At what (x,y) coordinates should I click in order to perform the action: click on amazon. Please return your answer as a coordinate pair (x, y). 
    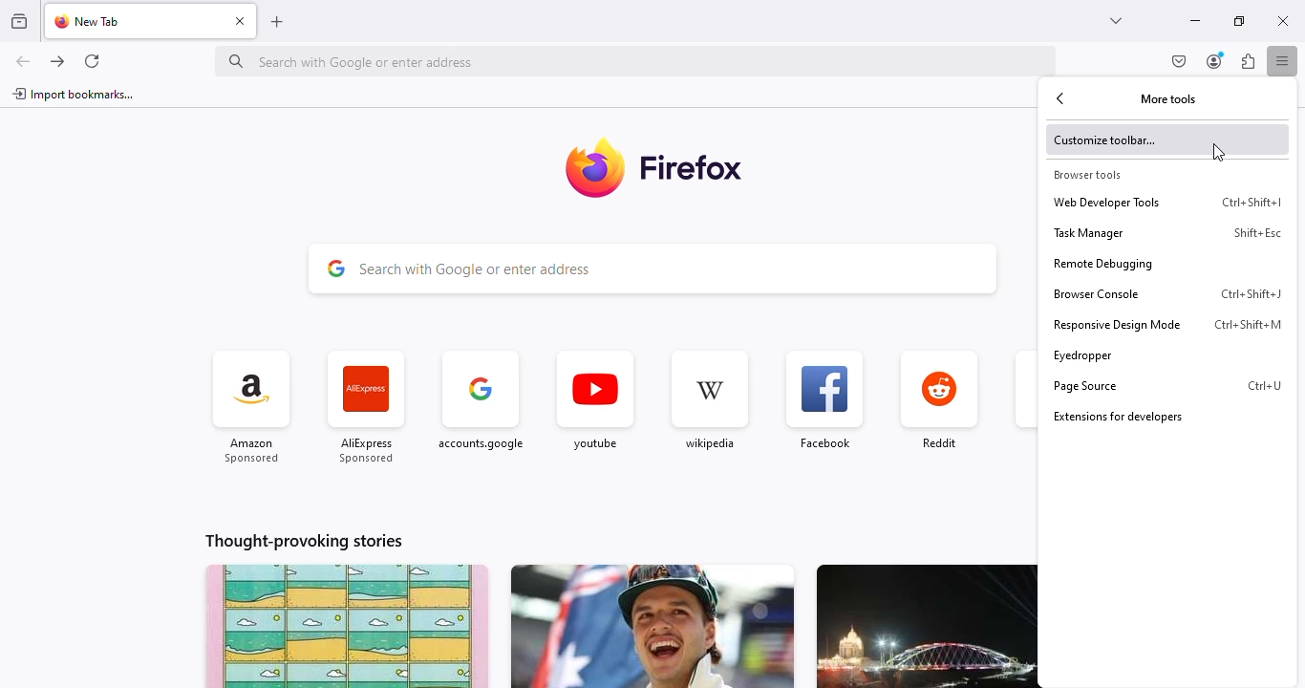
    Looking at the image, I should click on (252, 408).